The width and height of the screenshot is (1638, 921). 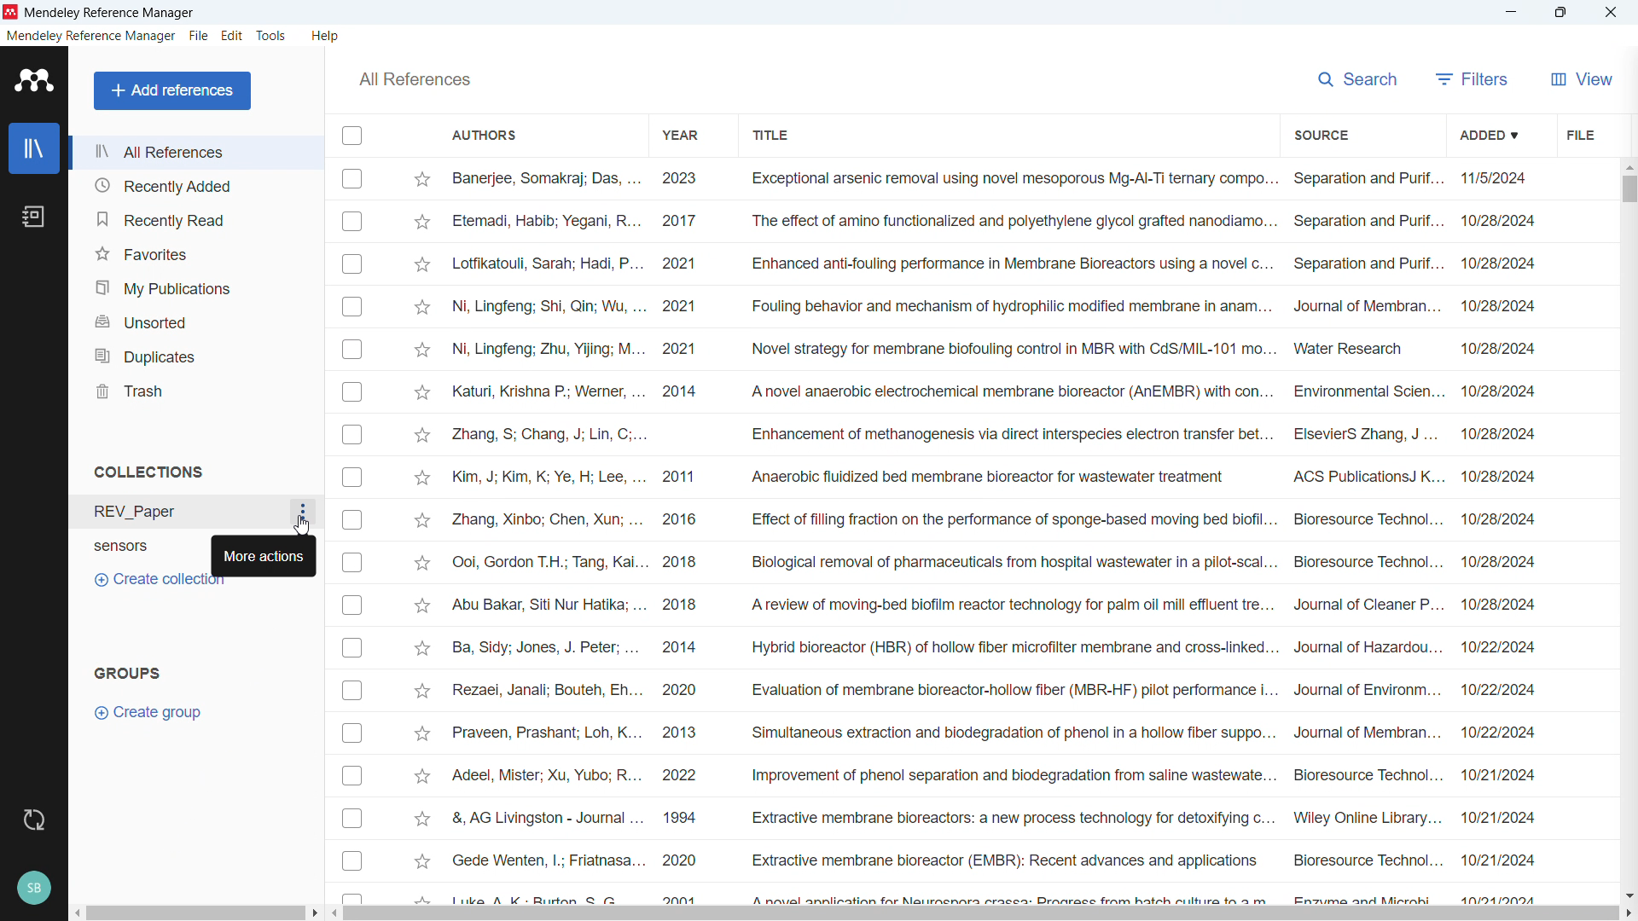 What do you see at coordinates (136, 548) in the screenshot?
I see `sensors` at bounding box center [136, 548].